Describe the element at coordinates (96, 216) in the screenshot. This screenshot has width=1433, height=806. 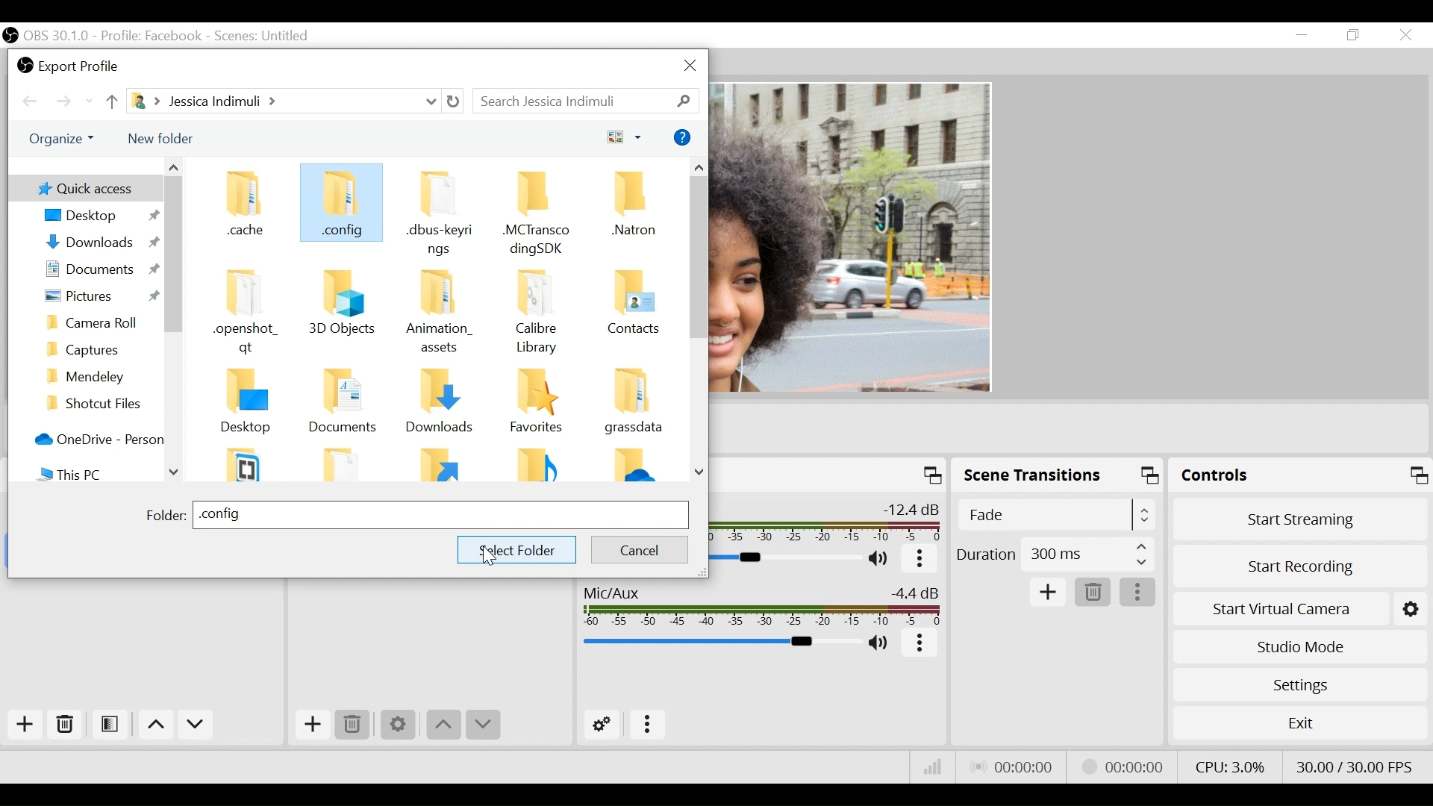
I see `Desktop` at that location.